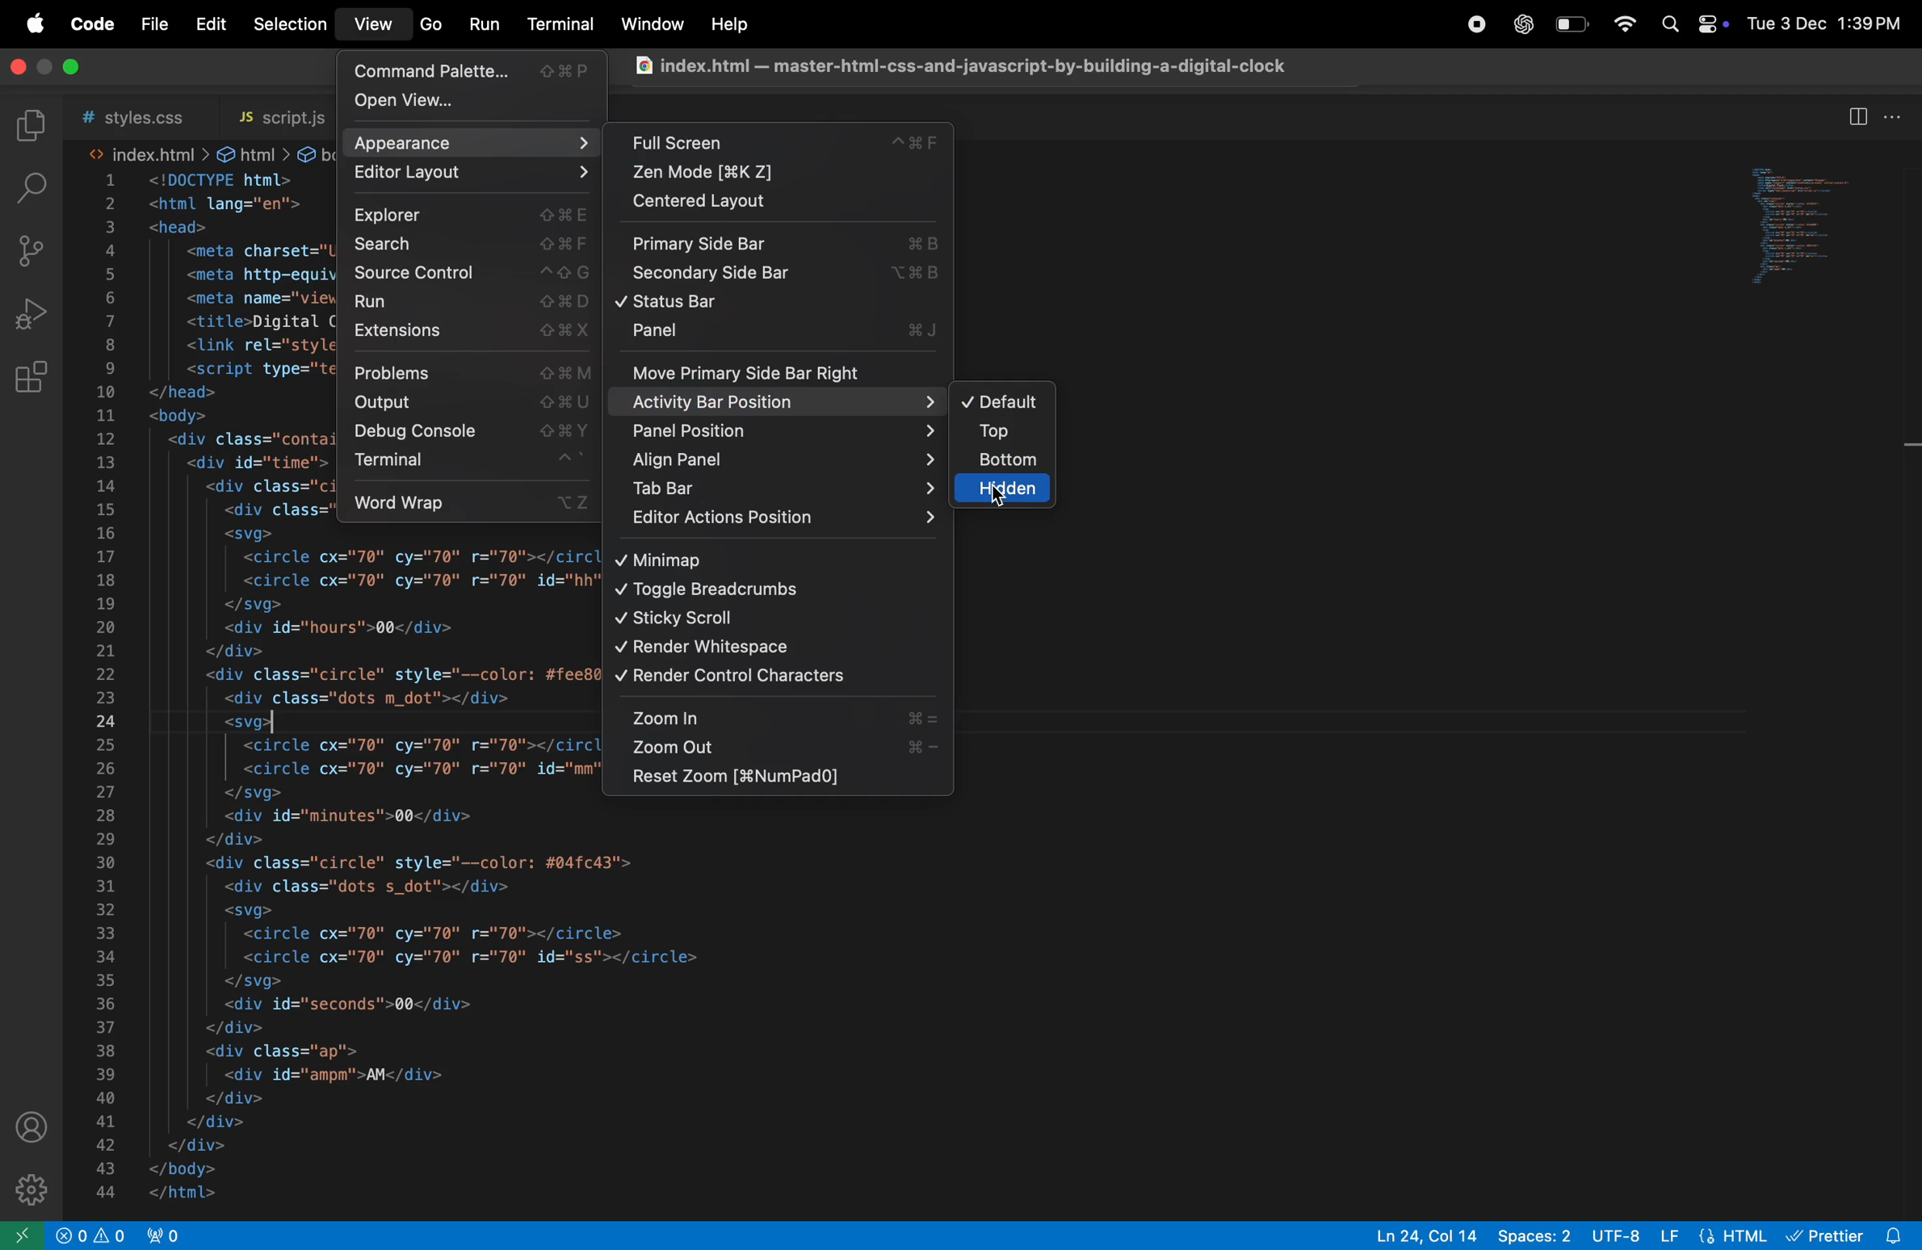 The height and width of the screenshot is (1250, 1922). Describe the element at coordinates (92, 24) in the screenshot. I see `code` at that location.